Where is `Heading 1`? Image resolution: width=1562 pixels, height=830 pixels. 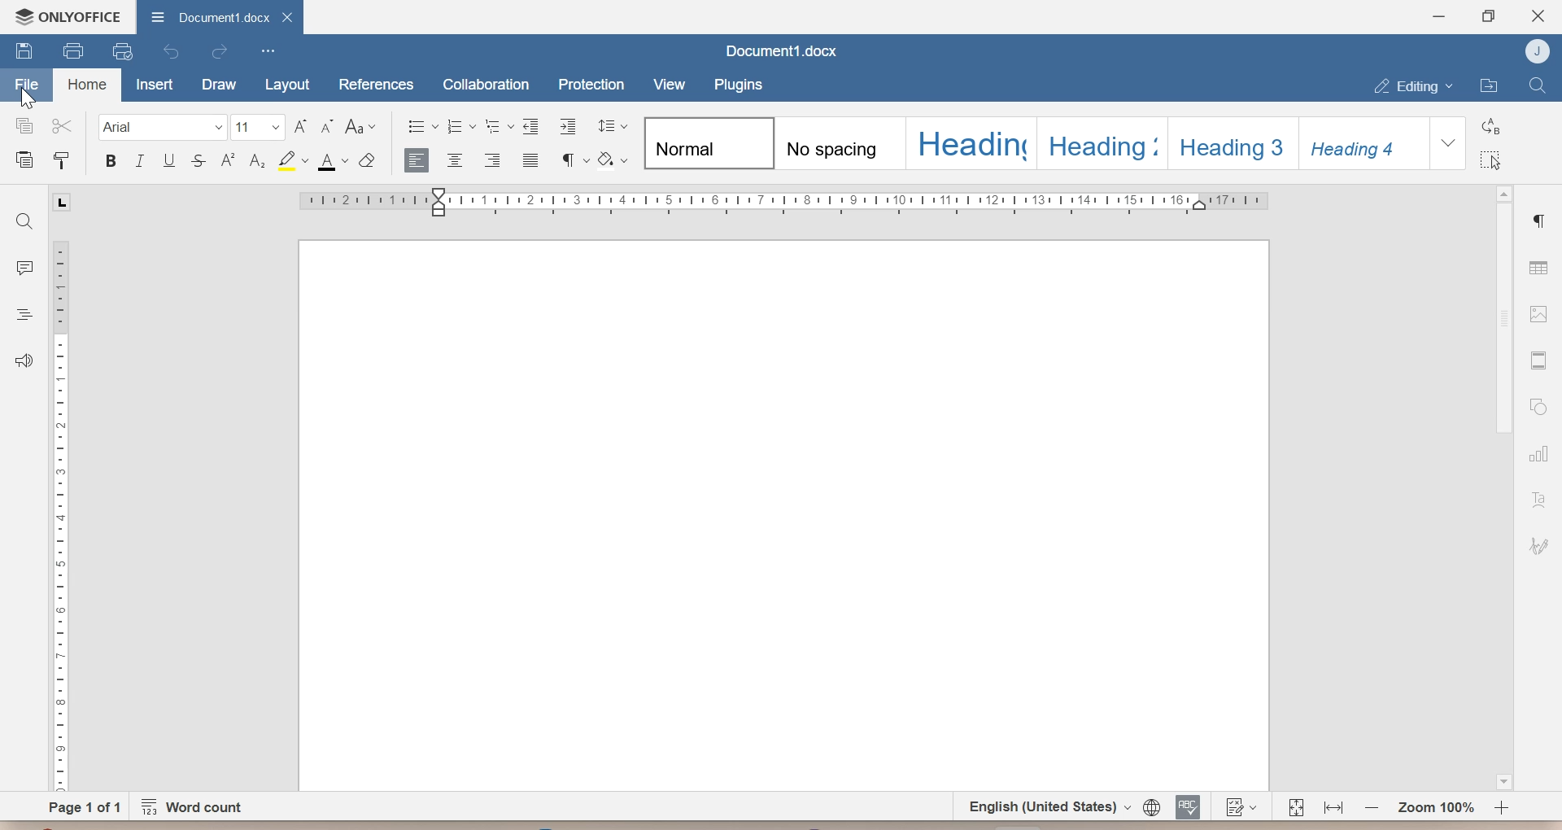 Heading 1 is located at coordinates (971, 142).